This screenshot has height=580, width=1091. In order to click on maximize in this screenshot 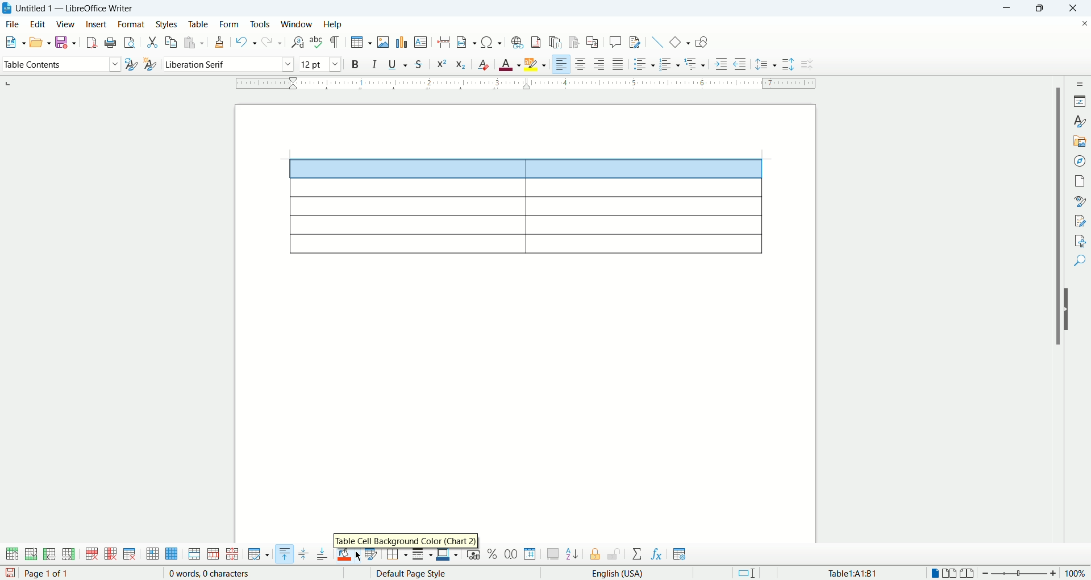, I will do `click(1042, 9)`.